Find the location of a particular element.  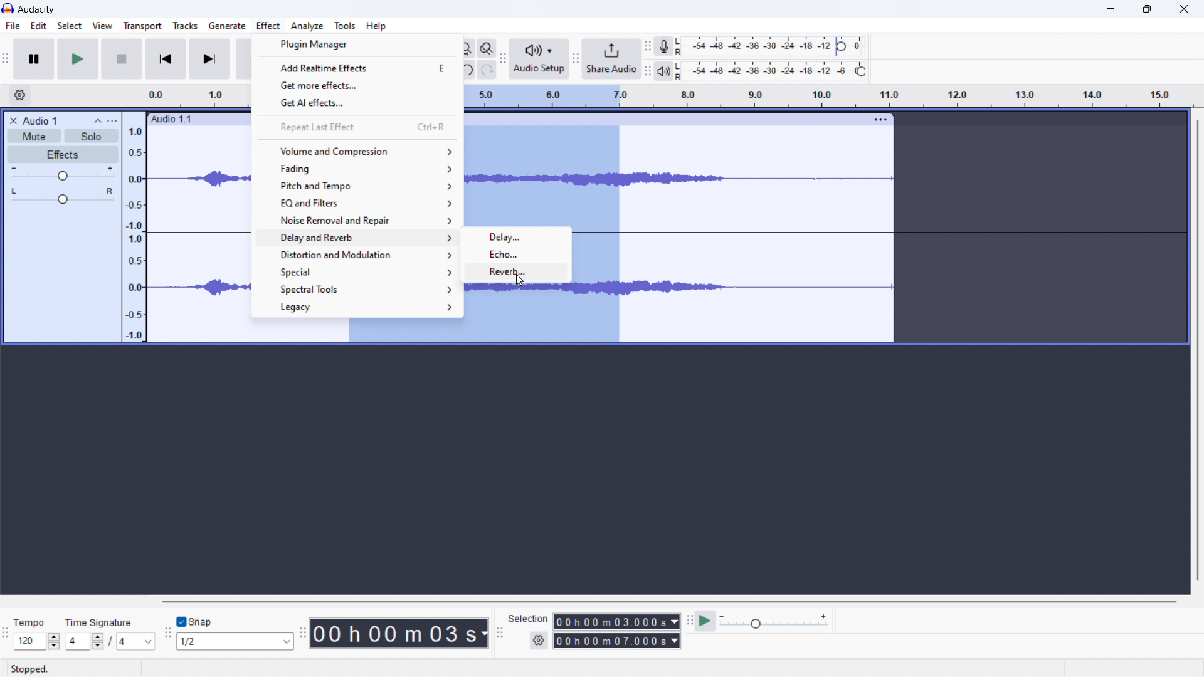

view is located at coordinates (102, 26).